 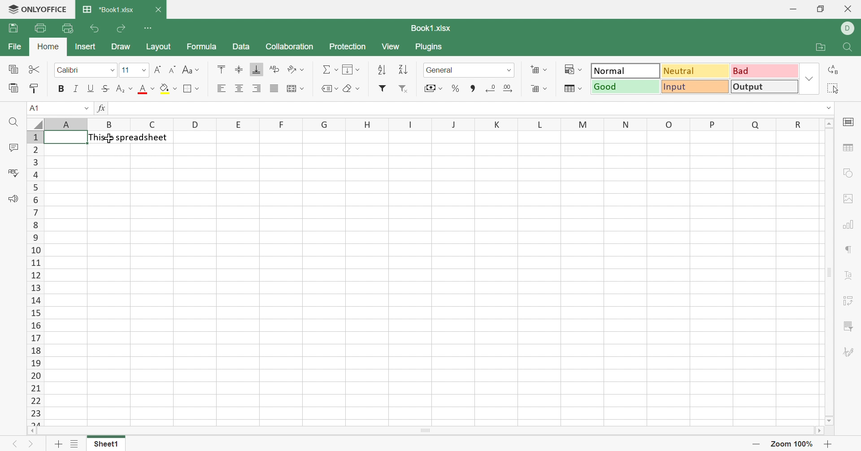 What do you see at coordinates (37, 10) in the screenshot?
I see `ONLYOFFICE` at bounding box center [37, 10].